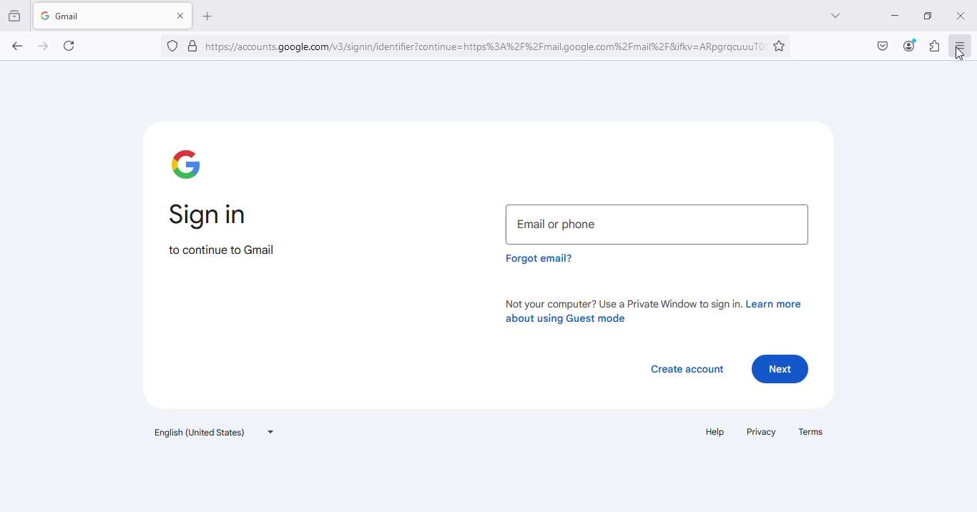 The width and height of the screenshot is (977, 512). I want to click on privacy, so click(762, 432).